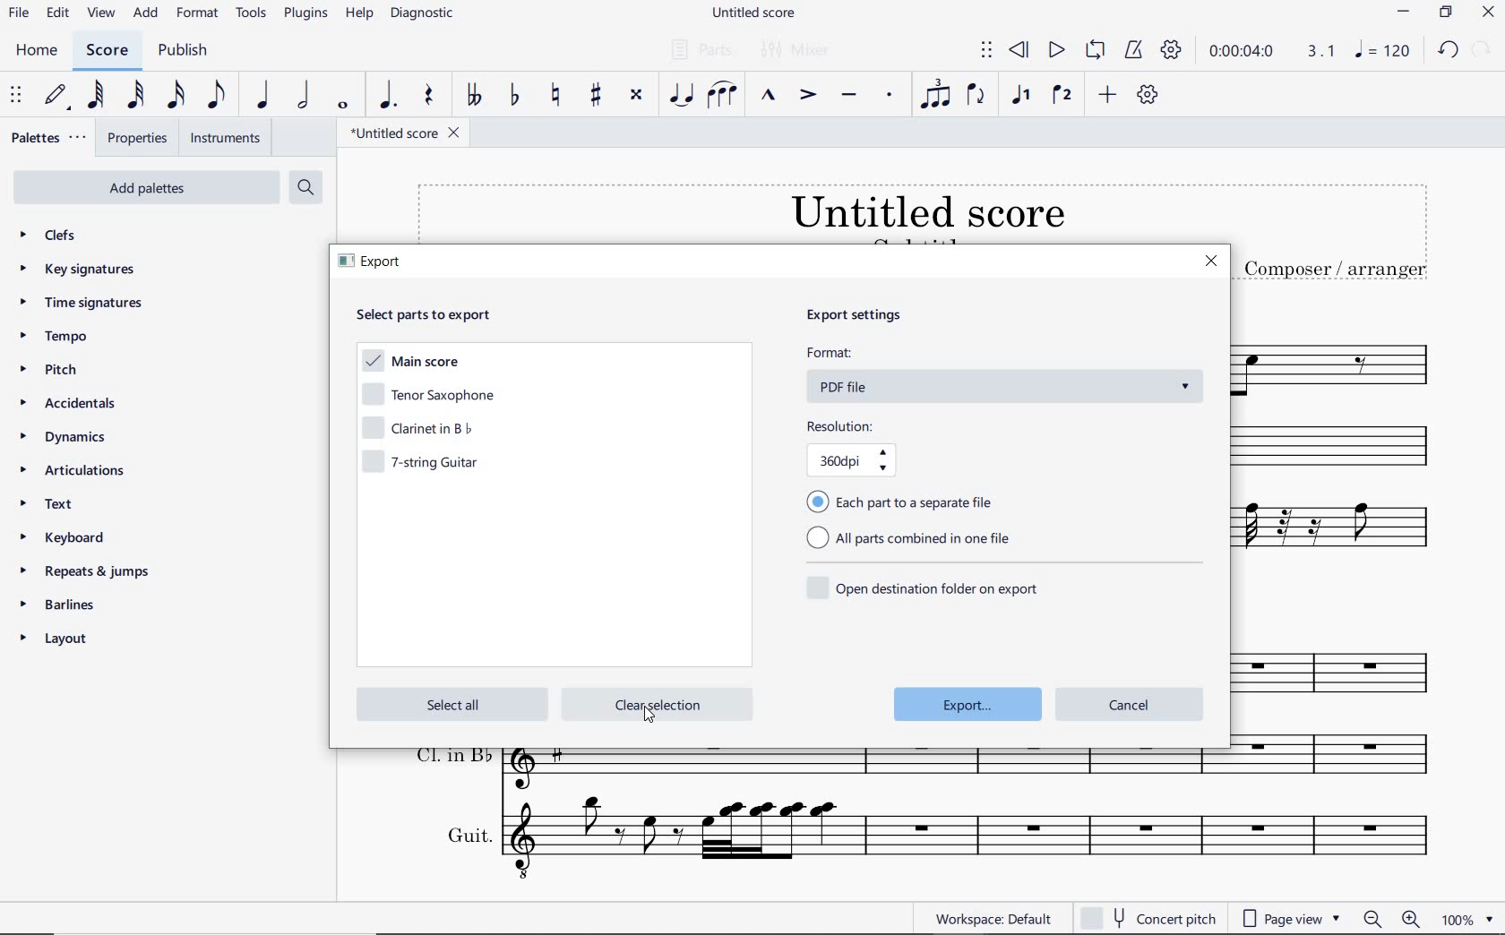 This screenshot has height=935, width=1505. What do you see at coordinates (985, 49) in the screenshot?
I see `SELECT TO MOVE` at bounding box center [985, 49].